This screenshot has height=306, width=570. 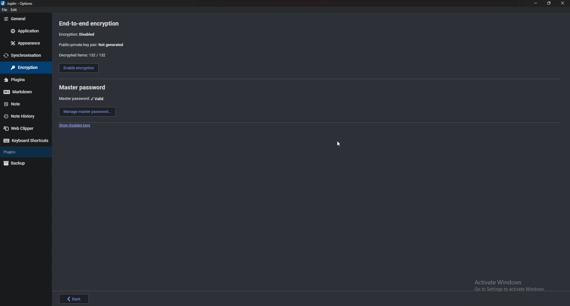 What do you see at coordinates (25, 19) in the screenshot?
I see `general` at bounding box center [25, 19].